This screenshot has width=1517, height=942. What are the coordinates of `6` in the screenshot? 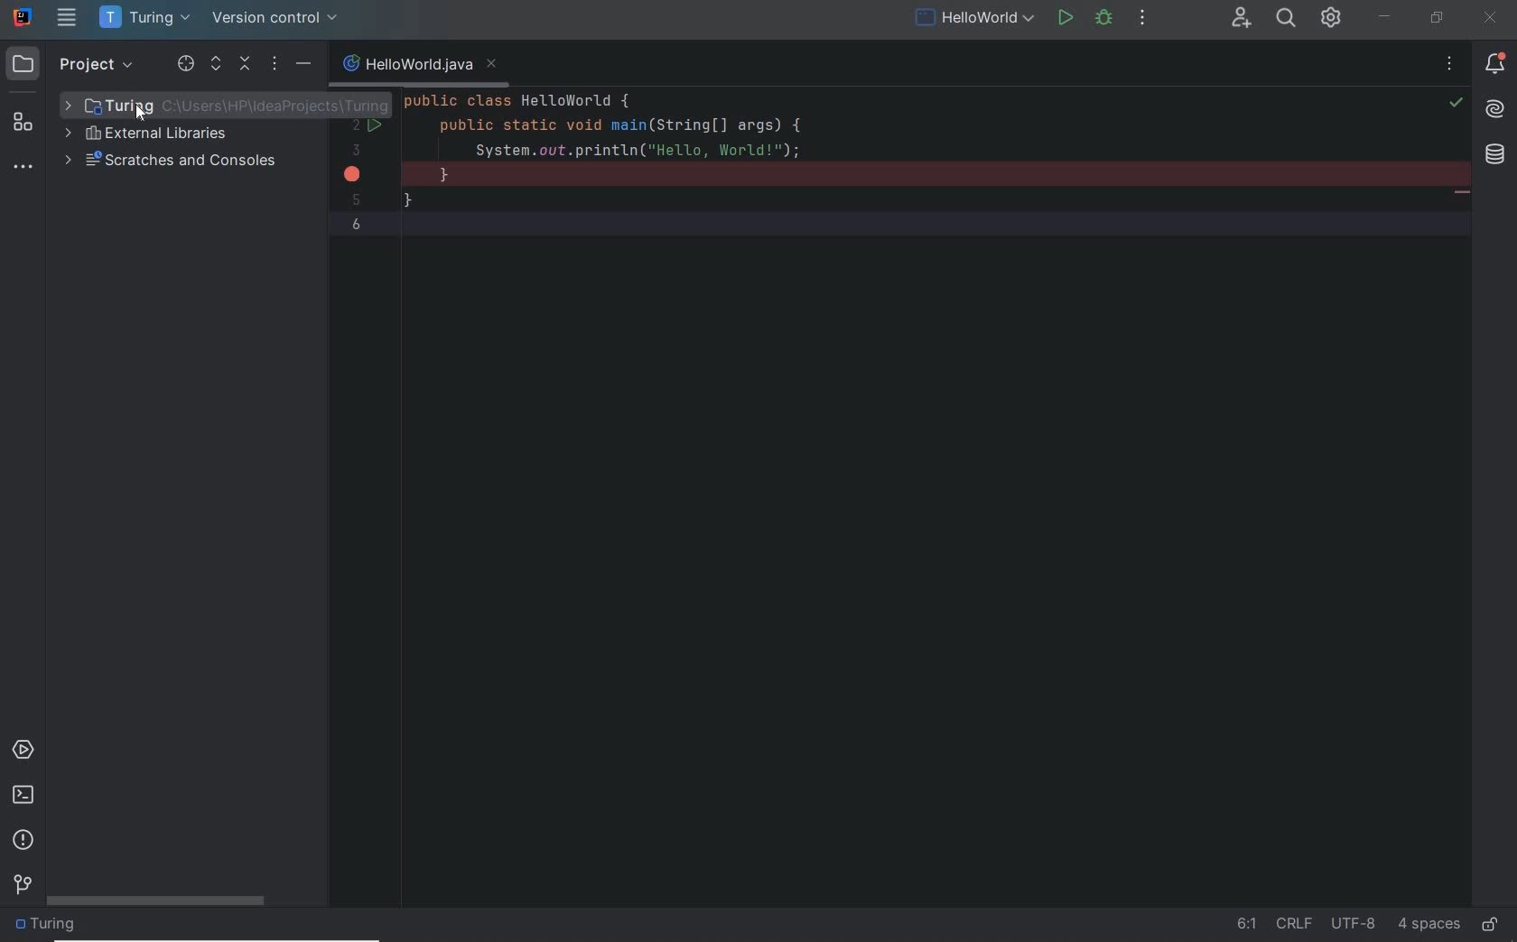 It's located at (357, 225).